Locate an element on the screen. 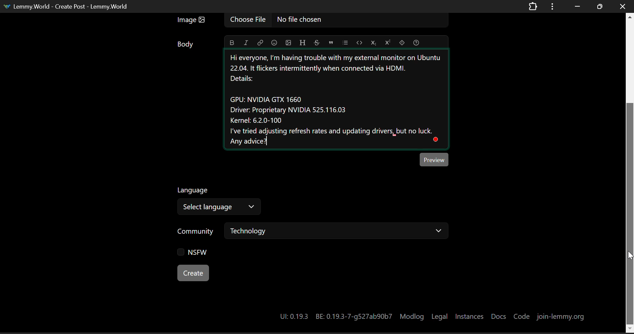  Restore Down is located at coordinates (576, 6).